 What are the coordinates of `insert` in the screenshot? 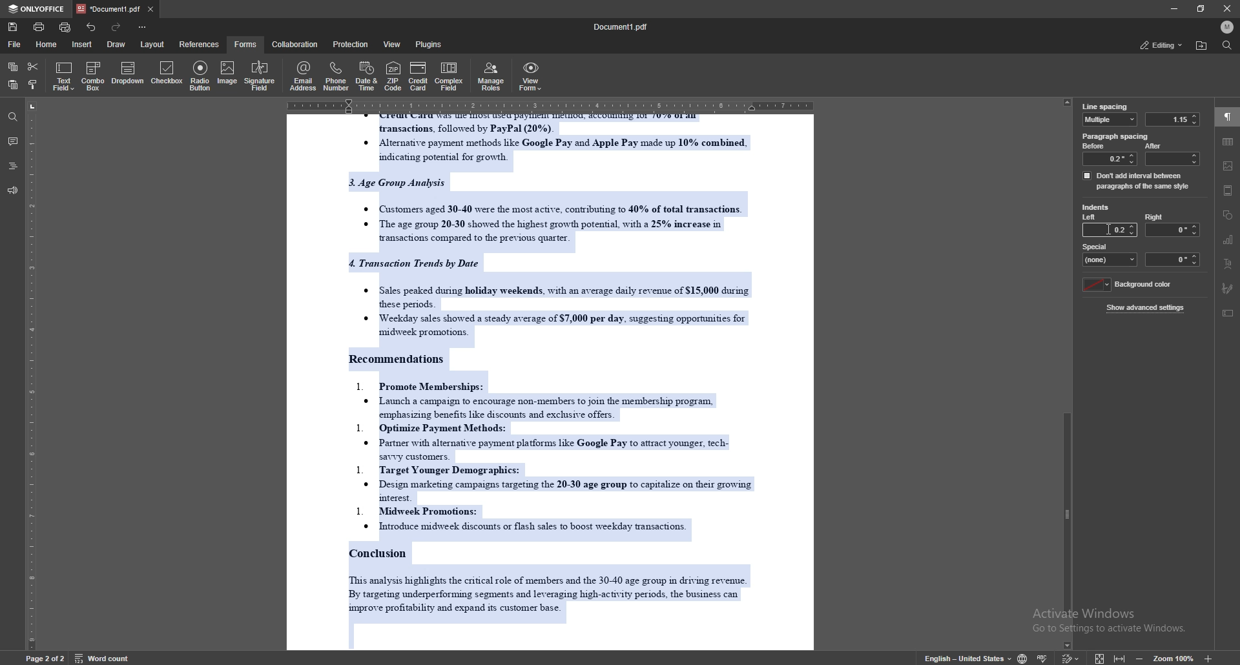 It's located at (81, 44).